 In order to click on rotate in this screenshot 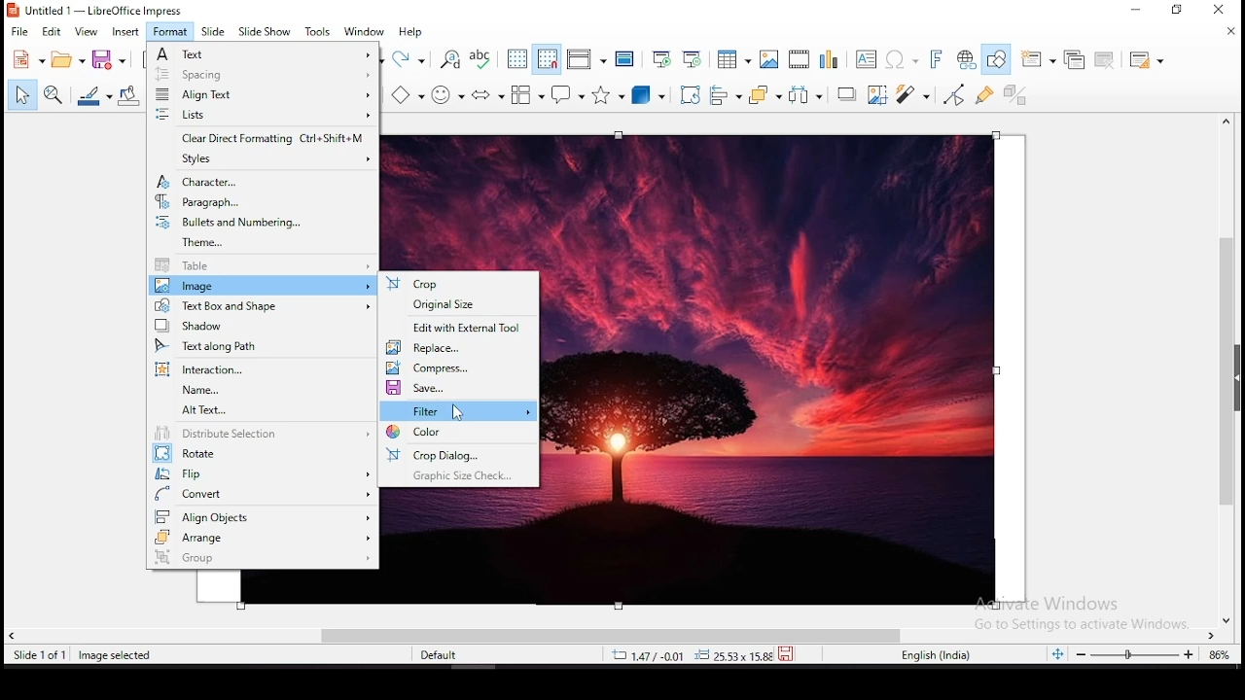, I will do `click(265, 454)`.